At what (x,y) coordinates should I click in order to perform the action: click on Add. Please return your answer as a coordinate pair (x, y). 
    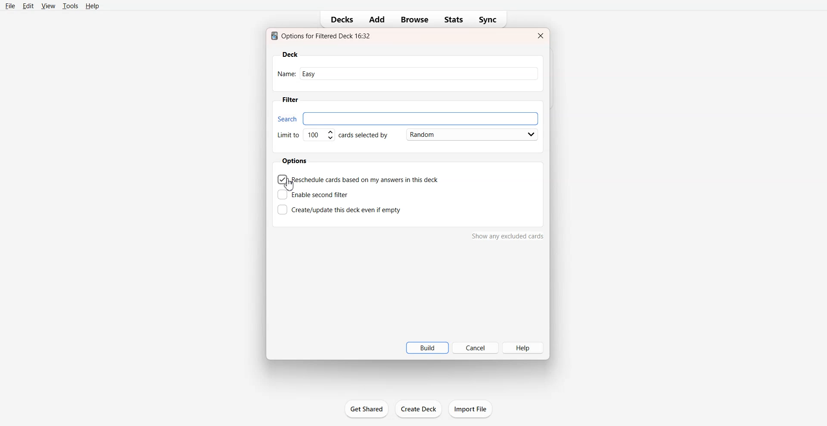
    Looking at the image, I should click on (376, 19).